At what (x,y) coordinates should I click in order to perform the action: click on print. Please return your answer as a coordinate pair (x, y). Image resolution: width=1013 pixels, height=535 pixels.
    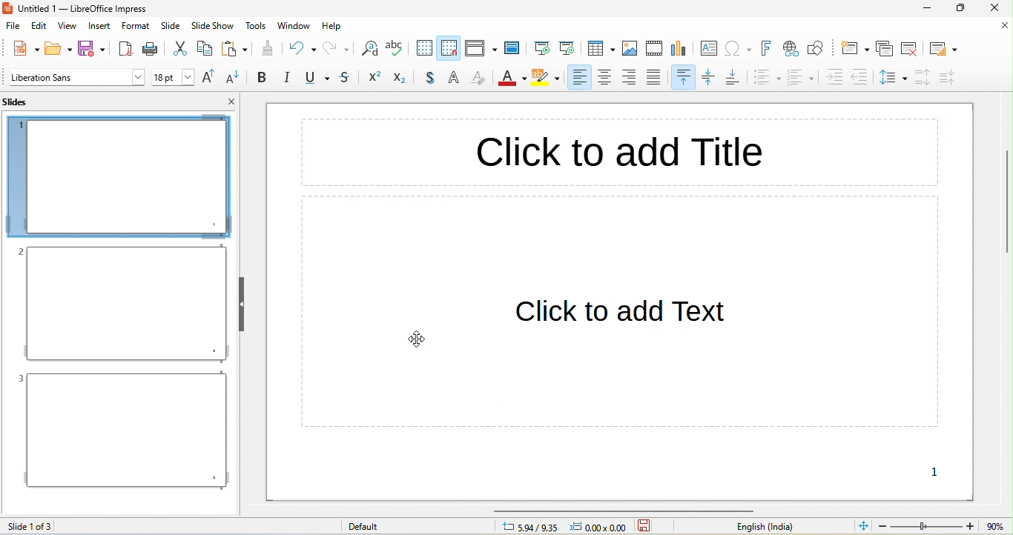
    Looking at the image, I should click on (152, 48).